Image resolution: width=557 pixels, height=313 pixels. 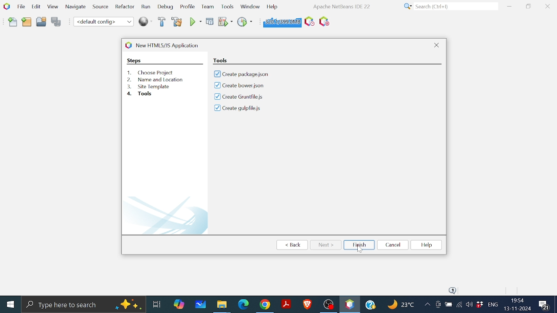 I want to click on Help, so click(x=427, y=246).